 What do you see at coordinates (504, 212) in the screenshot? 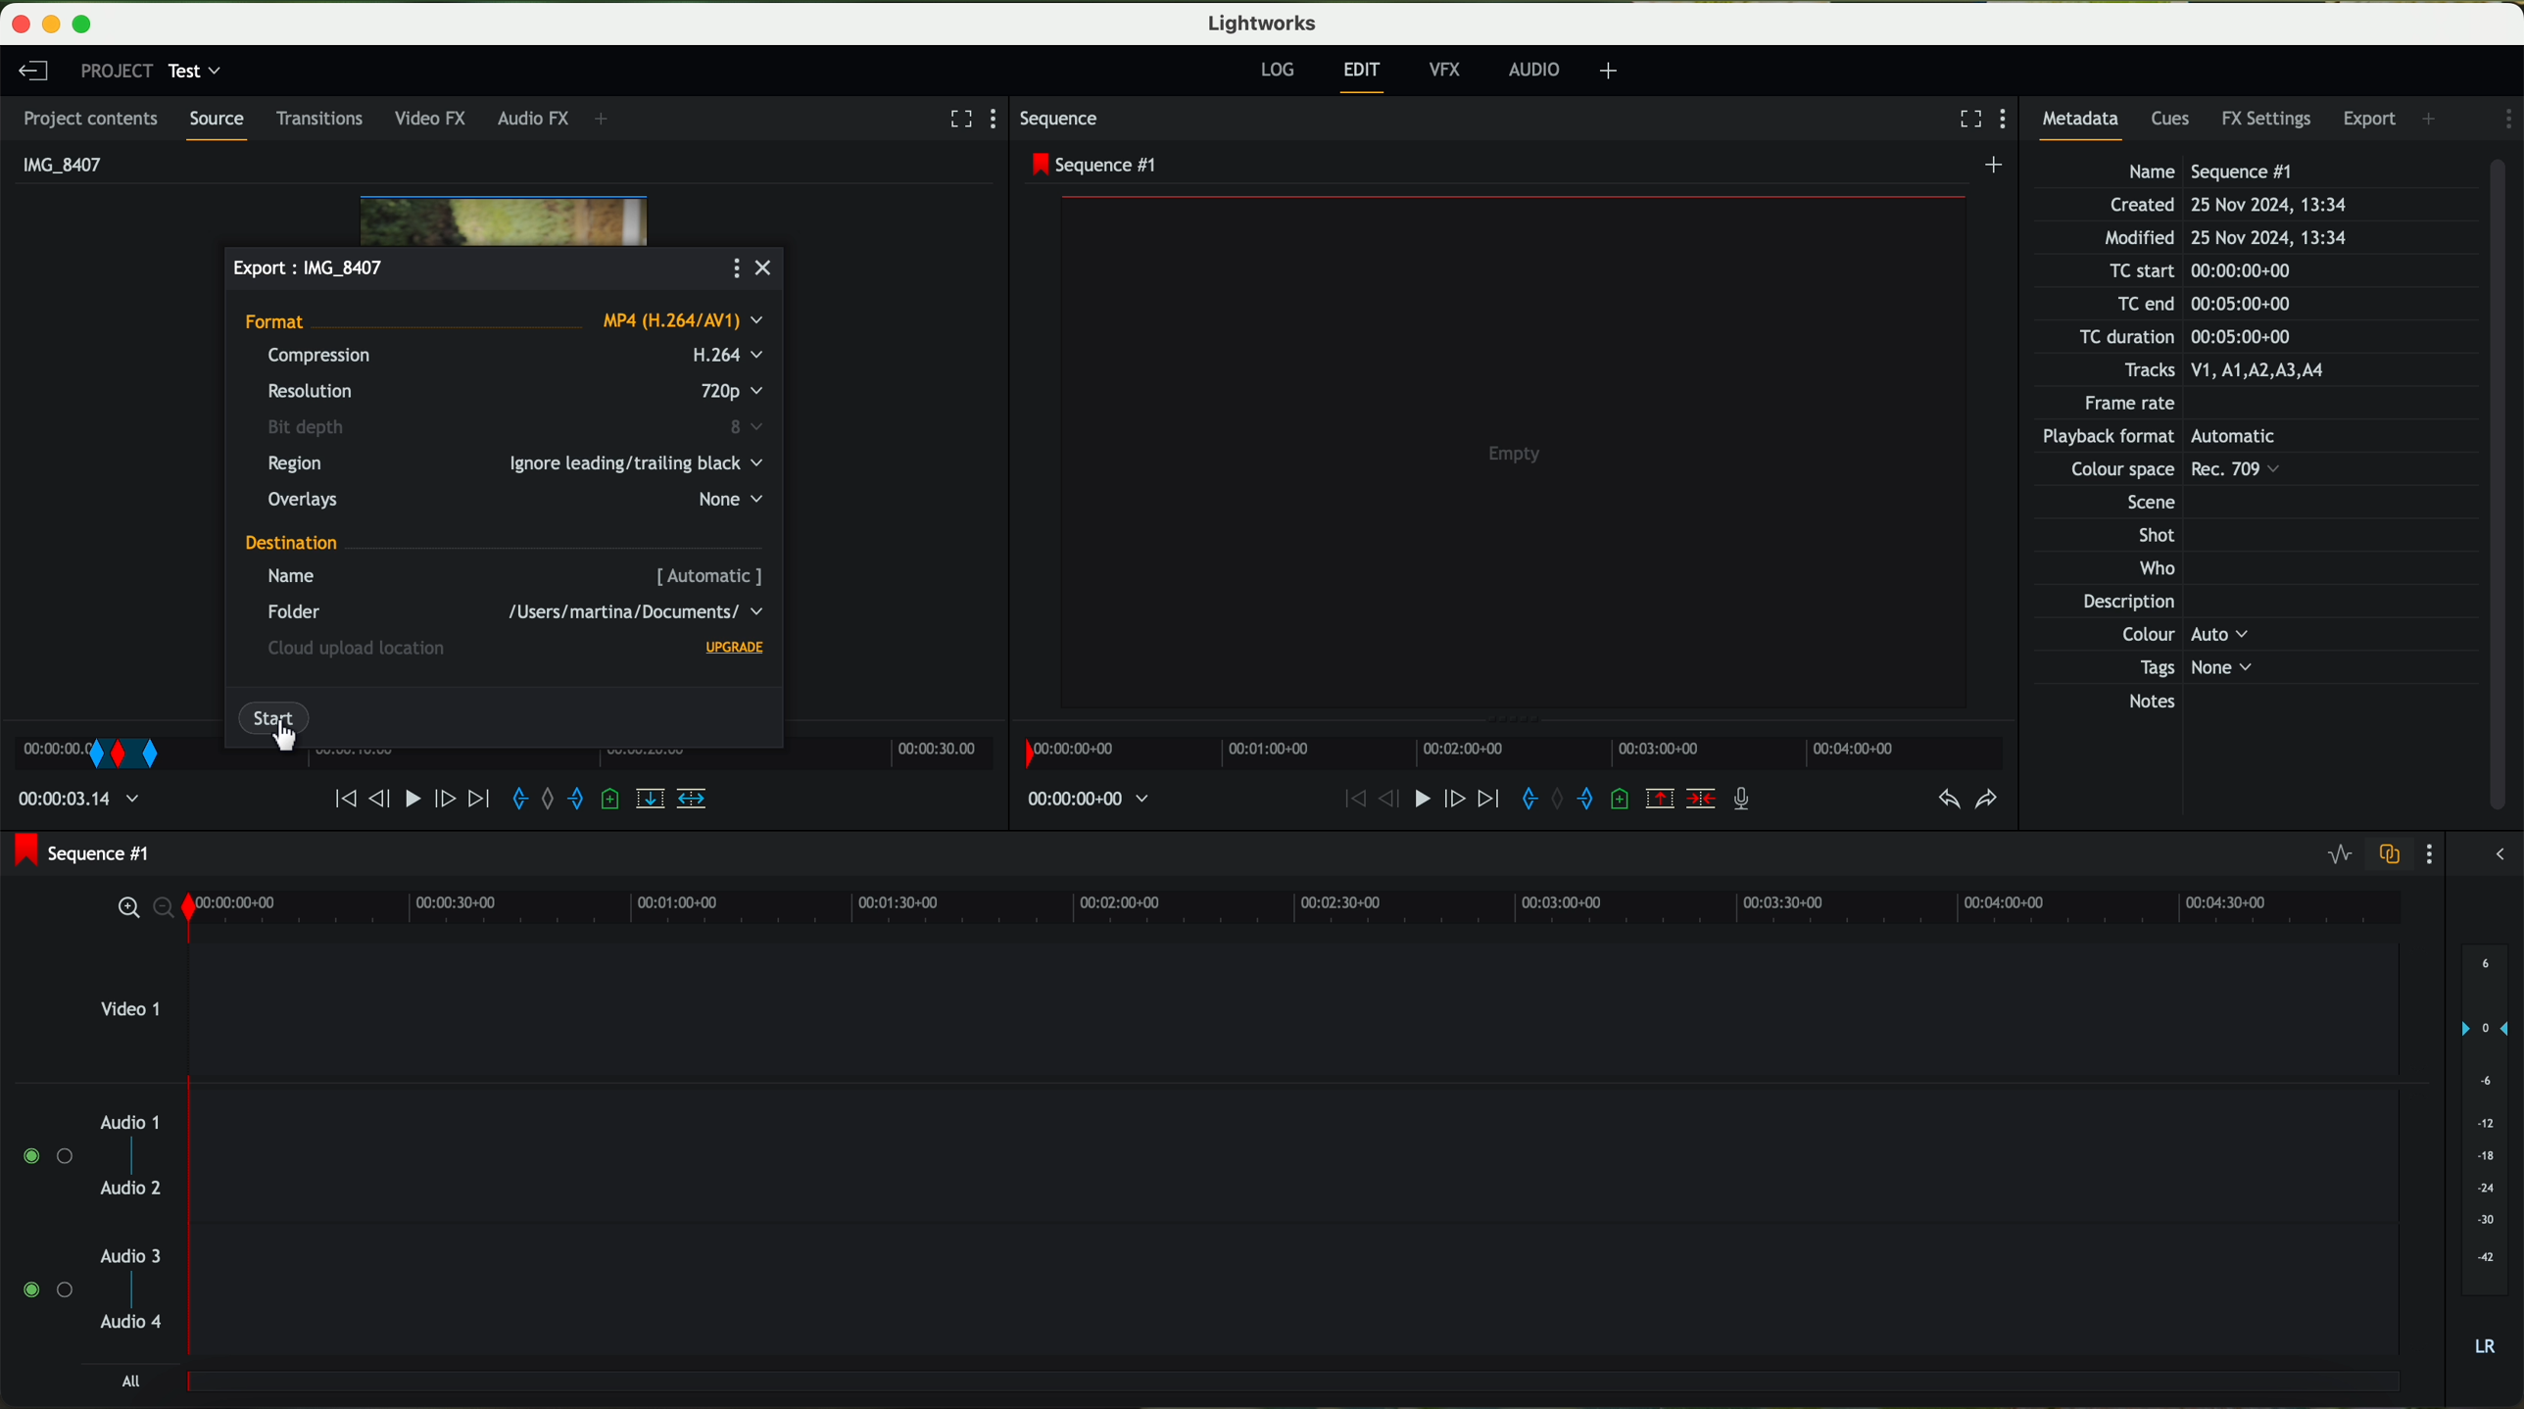
I see `Video` at bounding box center [504, 212].